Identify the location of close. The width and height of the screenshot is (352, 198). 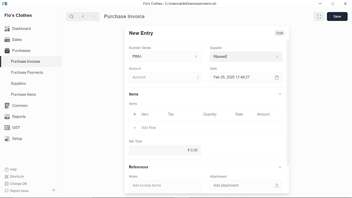
(345, 4).